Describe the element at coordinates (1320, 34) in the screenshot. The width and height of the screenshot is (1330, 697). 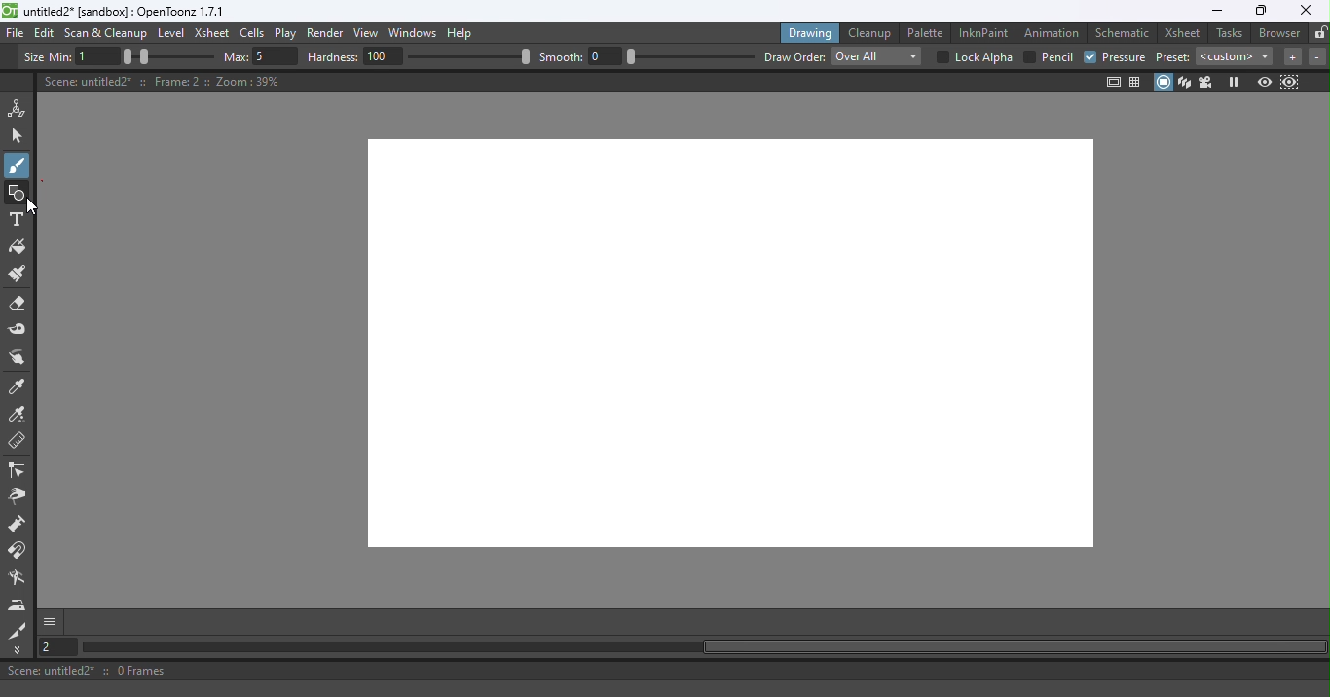
I see `Lock rooms tab` at that location.